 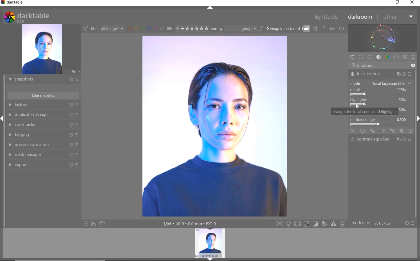 What do you see at coordinates (383, 131) in the screenshot?
I see `MASK OPTION` at bounding box center [383, 131].